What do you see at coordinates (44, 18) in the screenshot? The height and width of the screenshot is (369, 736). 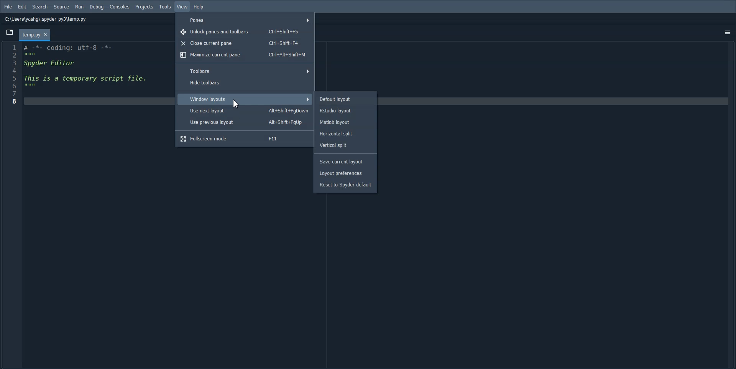 I see `C:\Users\yashg\.spyder-py3\temp.py` at bounding box center [44, 18].